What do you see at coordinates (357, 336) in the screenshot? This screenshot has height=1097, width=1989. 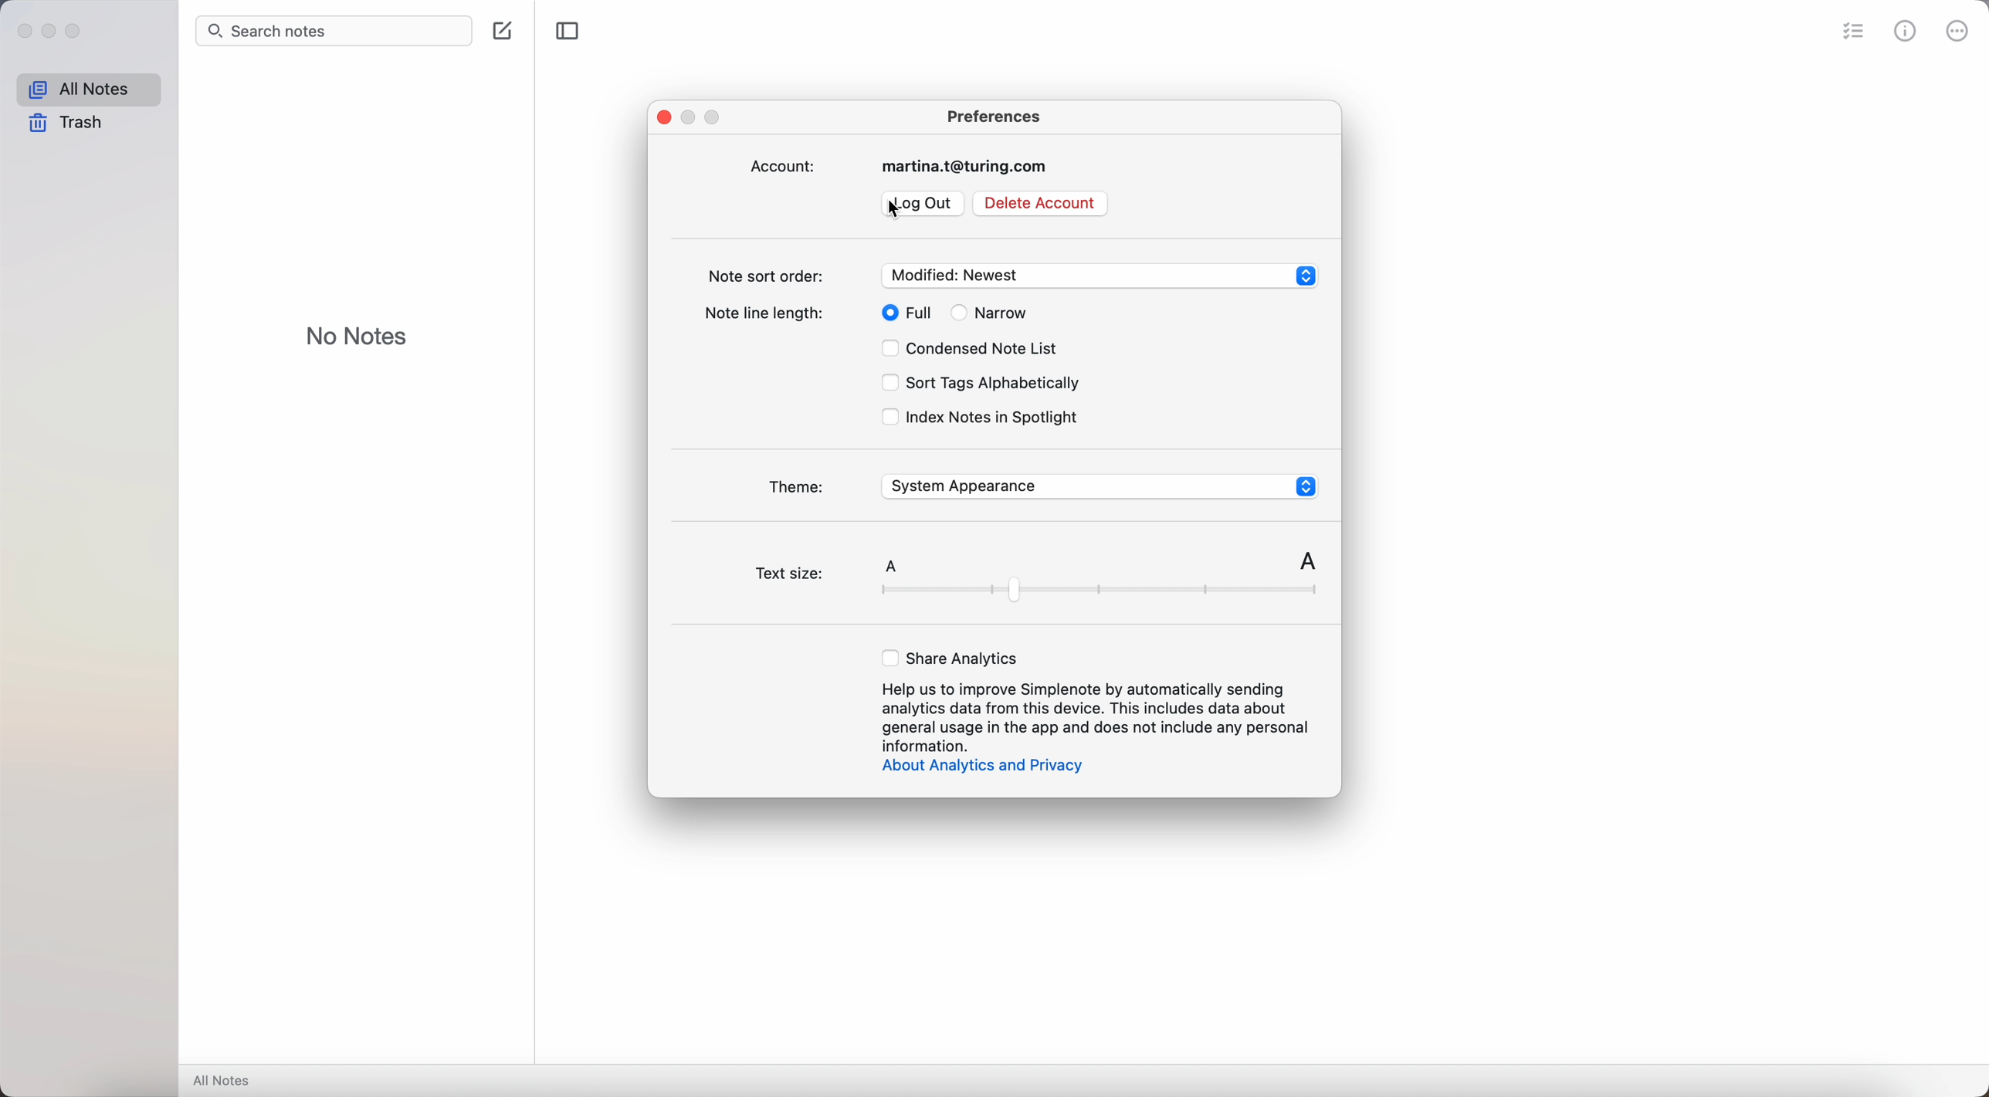 I see `no notes` at bounding box center [357, 336].